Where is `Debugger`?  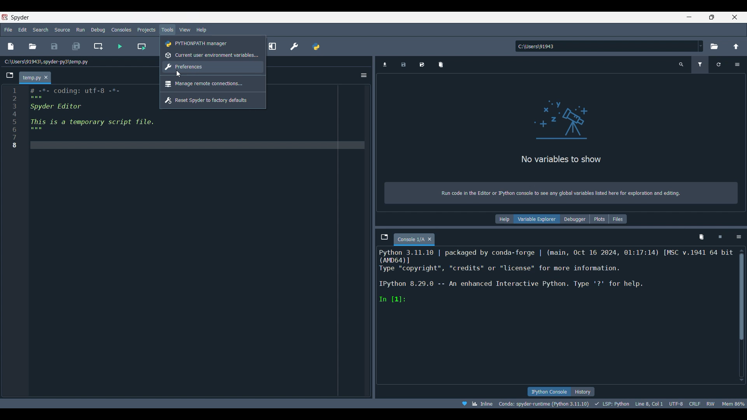
Debugger is located at coordinates (575, 219).